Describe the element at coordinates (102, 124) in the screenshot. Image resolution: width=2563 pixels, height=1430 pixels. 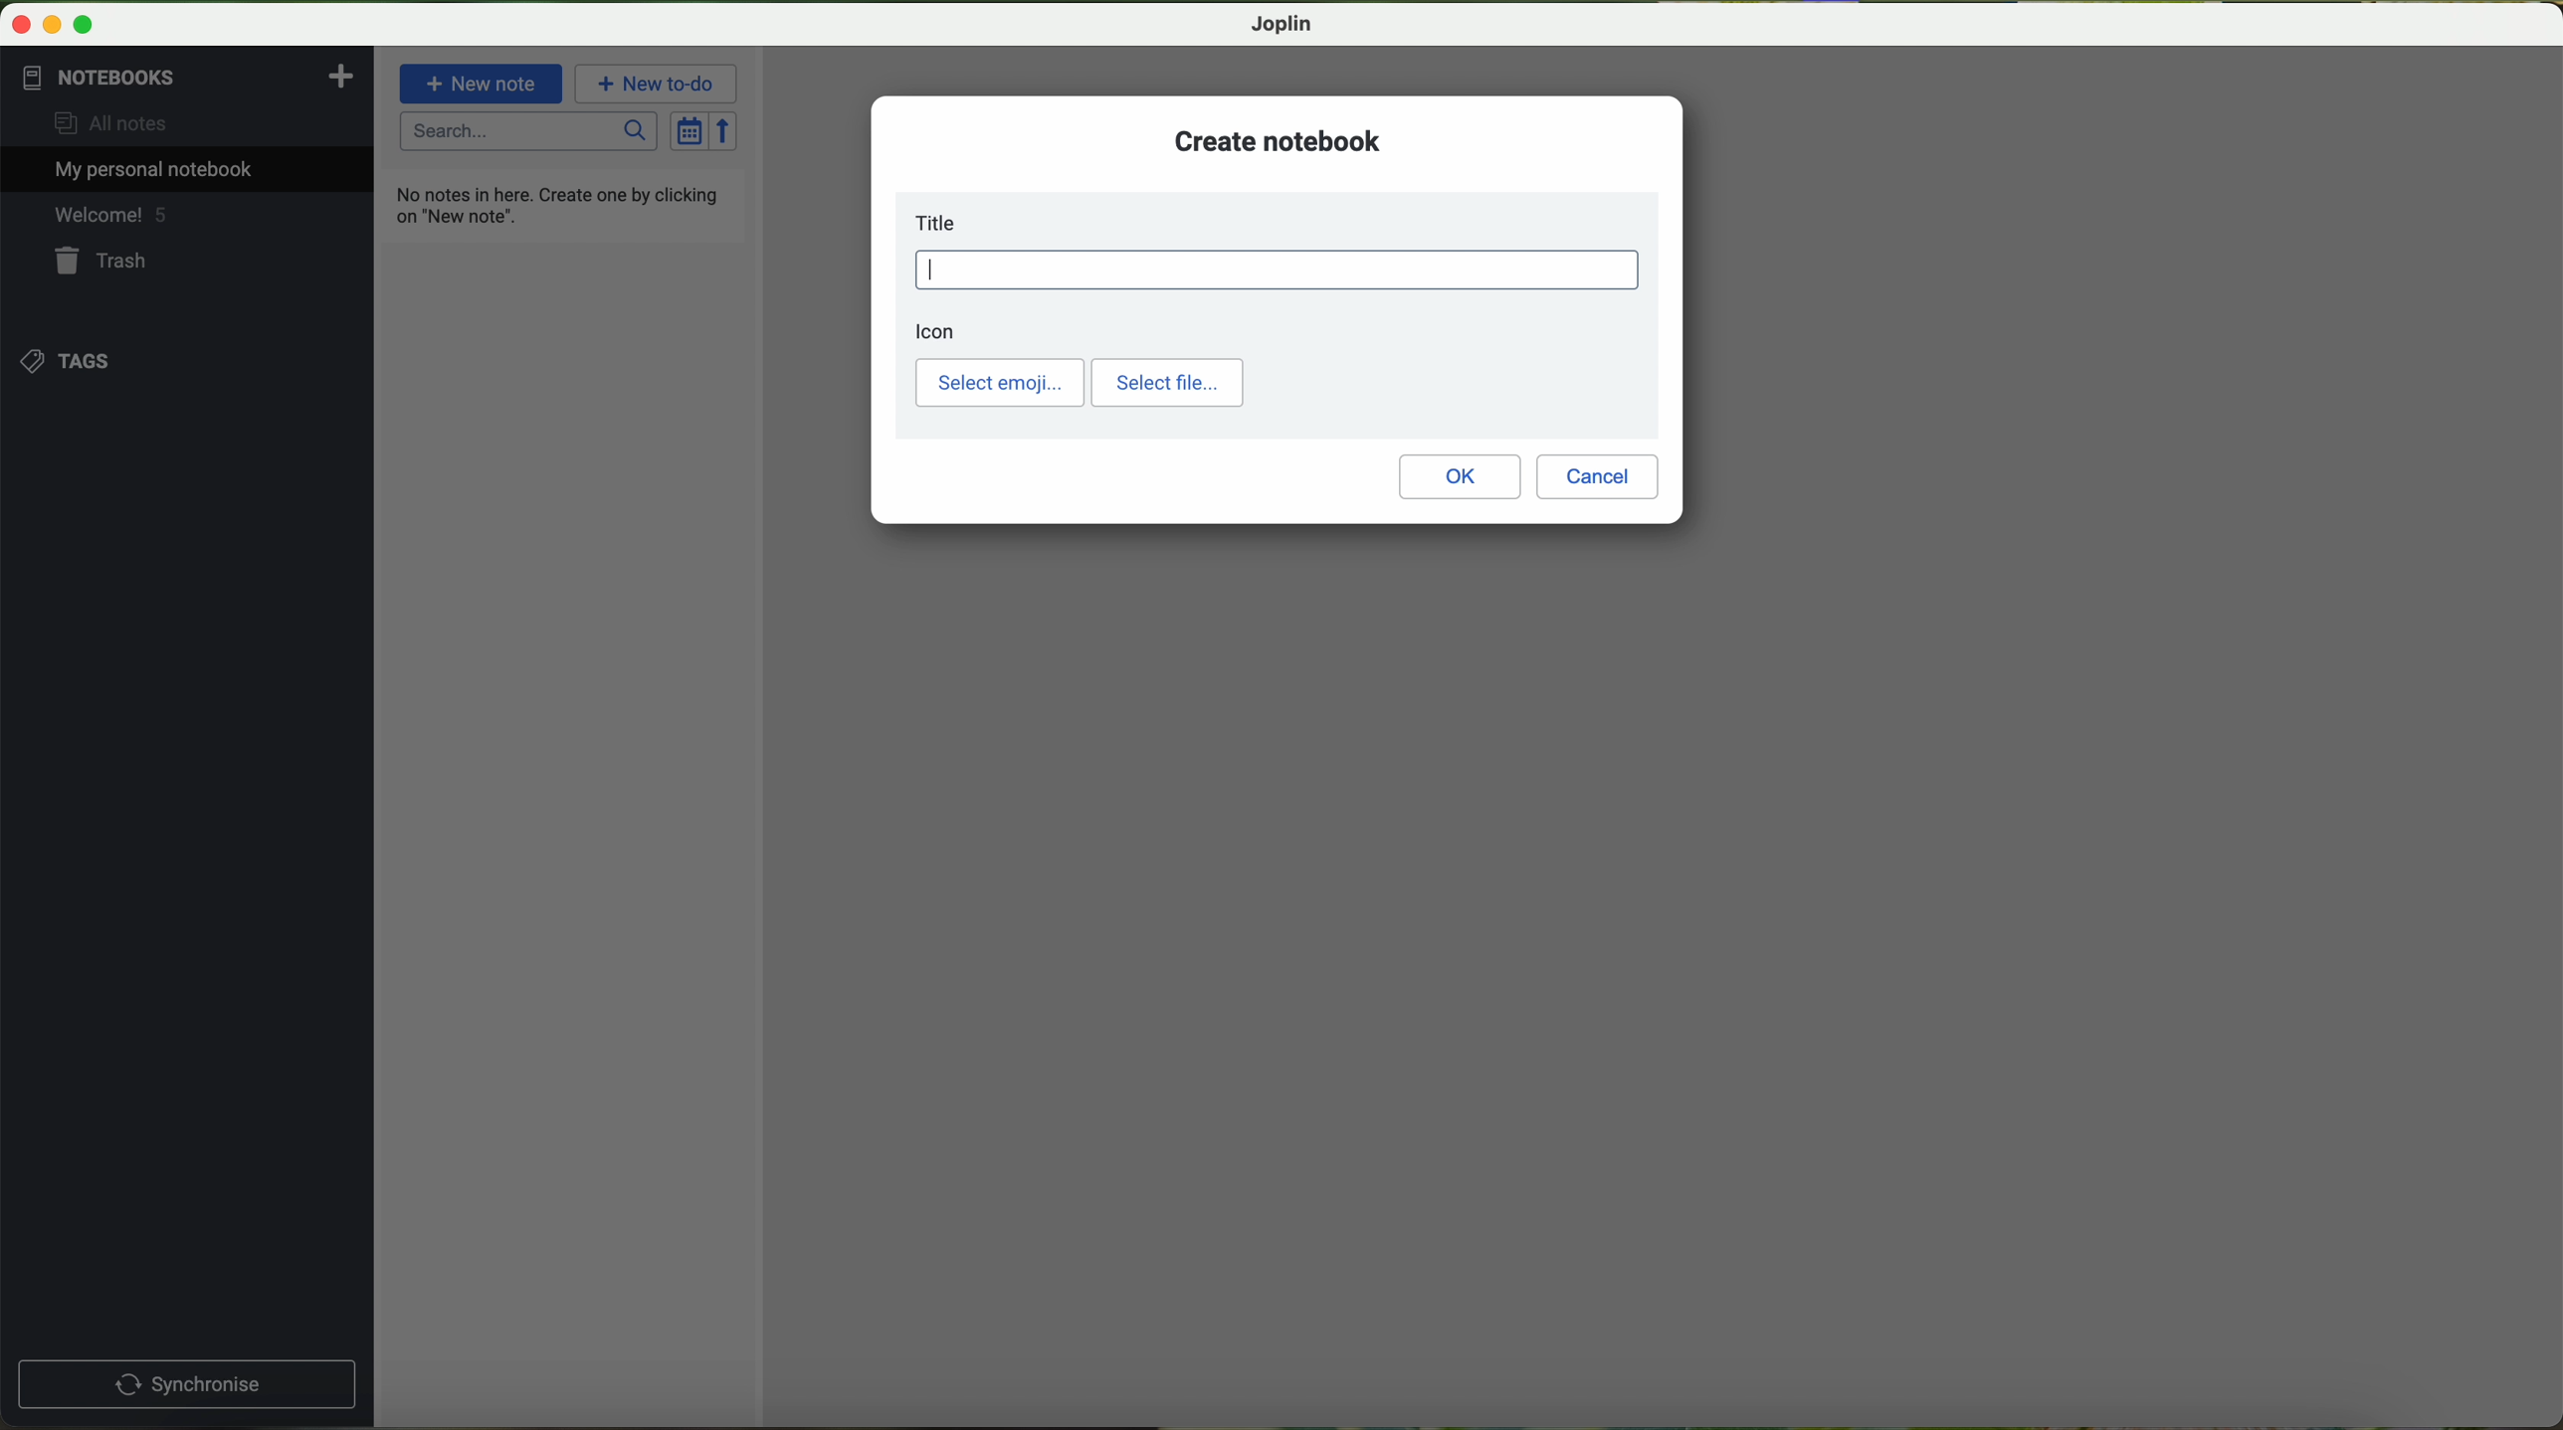
I see `all notes` at that location.